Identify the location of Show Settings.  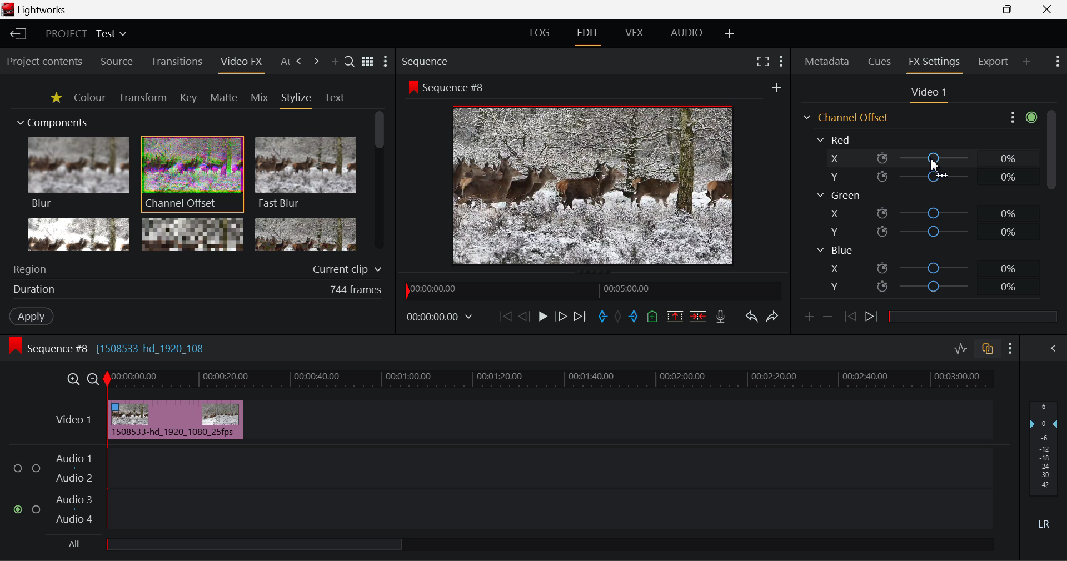
(1057, 61).